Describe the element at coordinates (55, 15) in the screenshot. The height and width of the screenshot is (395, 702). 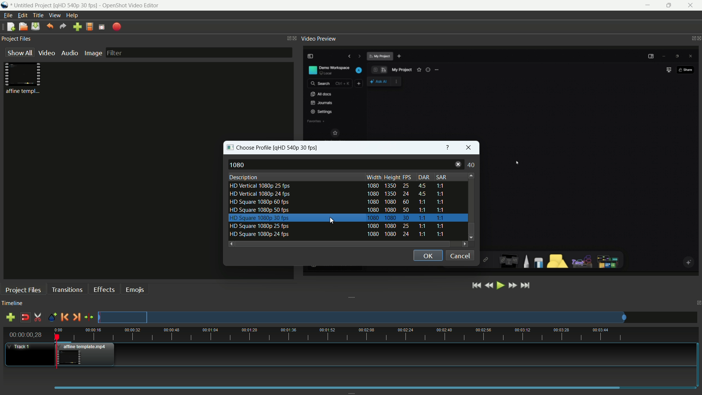
I see `view menu` at that location.